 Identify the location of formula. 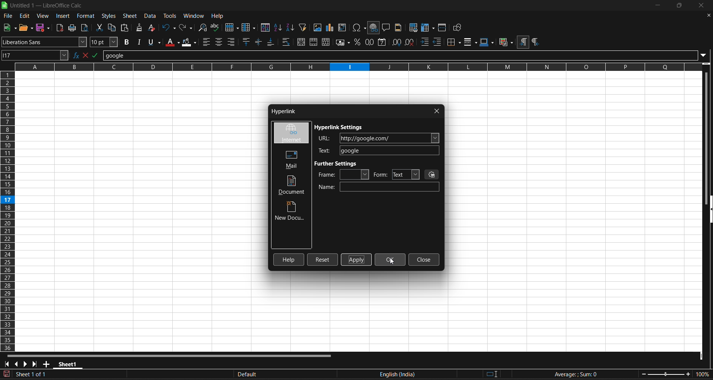
(99, 55).